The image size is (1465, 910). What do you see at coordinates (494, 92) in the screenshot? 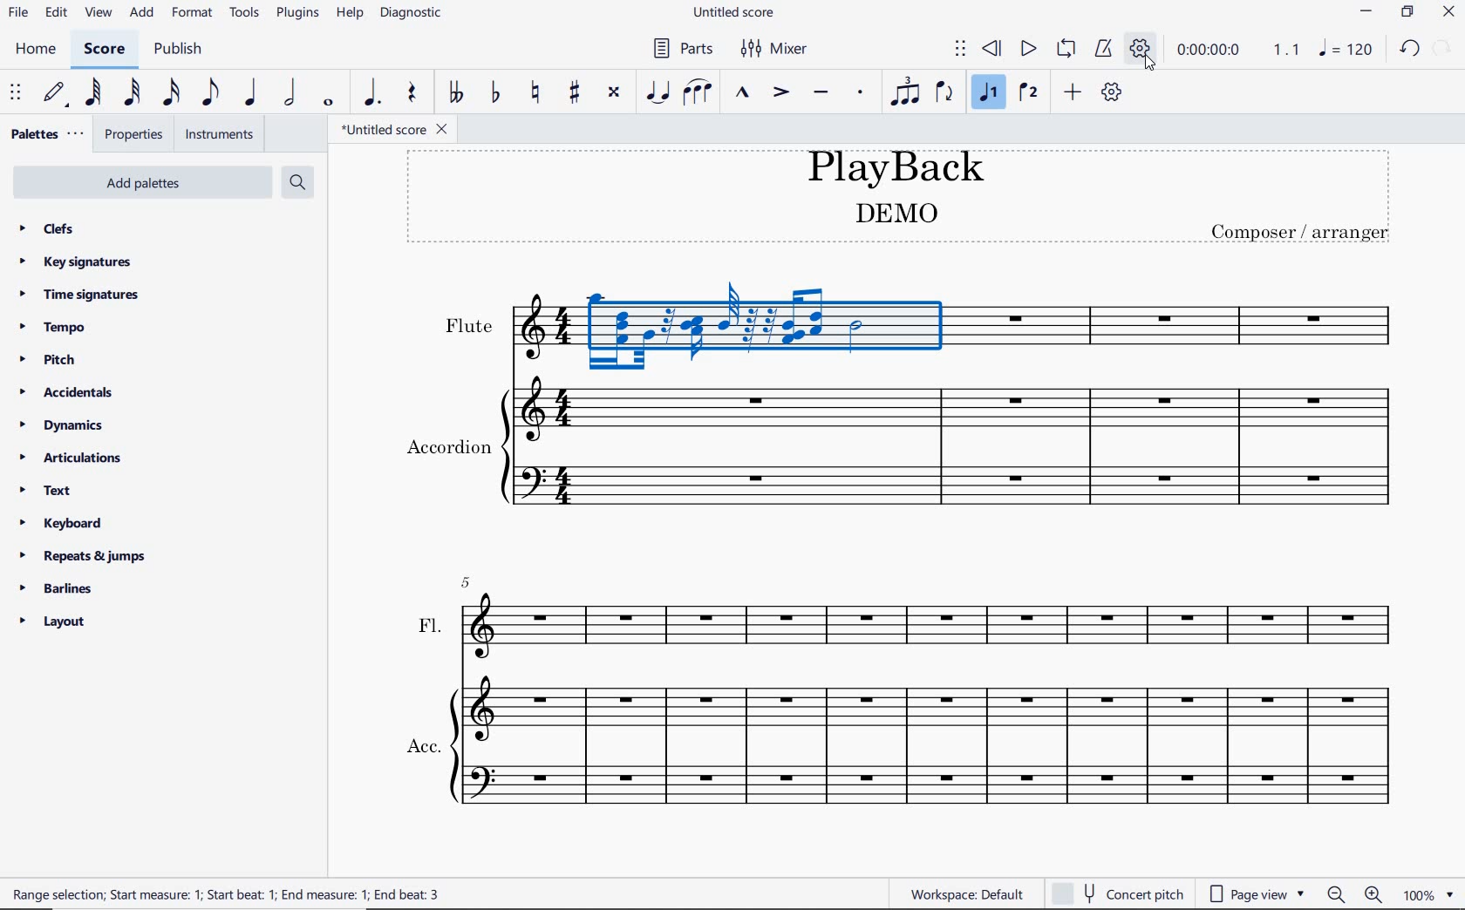
I see `toggle flat` at bounding box center [494, 92].